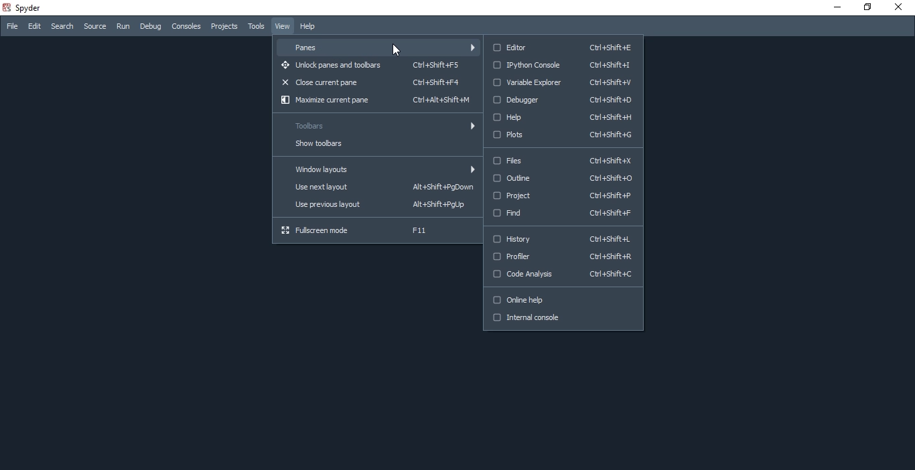 This screenshot has height=470, width=915. Describe the element at coordinates (900, 9) in the screenshot. I see `close` at that location.